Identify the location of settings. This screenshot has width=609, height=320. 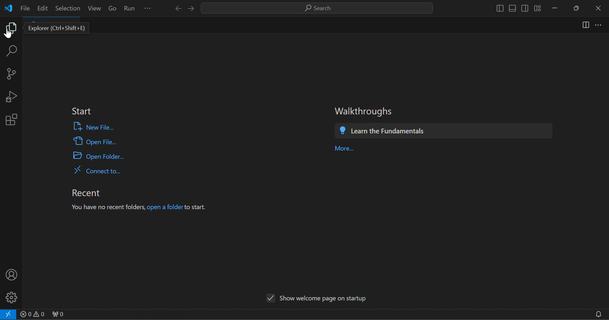
(14, 297).